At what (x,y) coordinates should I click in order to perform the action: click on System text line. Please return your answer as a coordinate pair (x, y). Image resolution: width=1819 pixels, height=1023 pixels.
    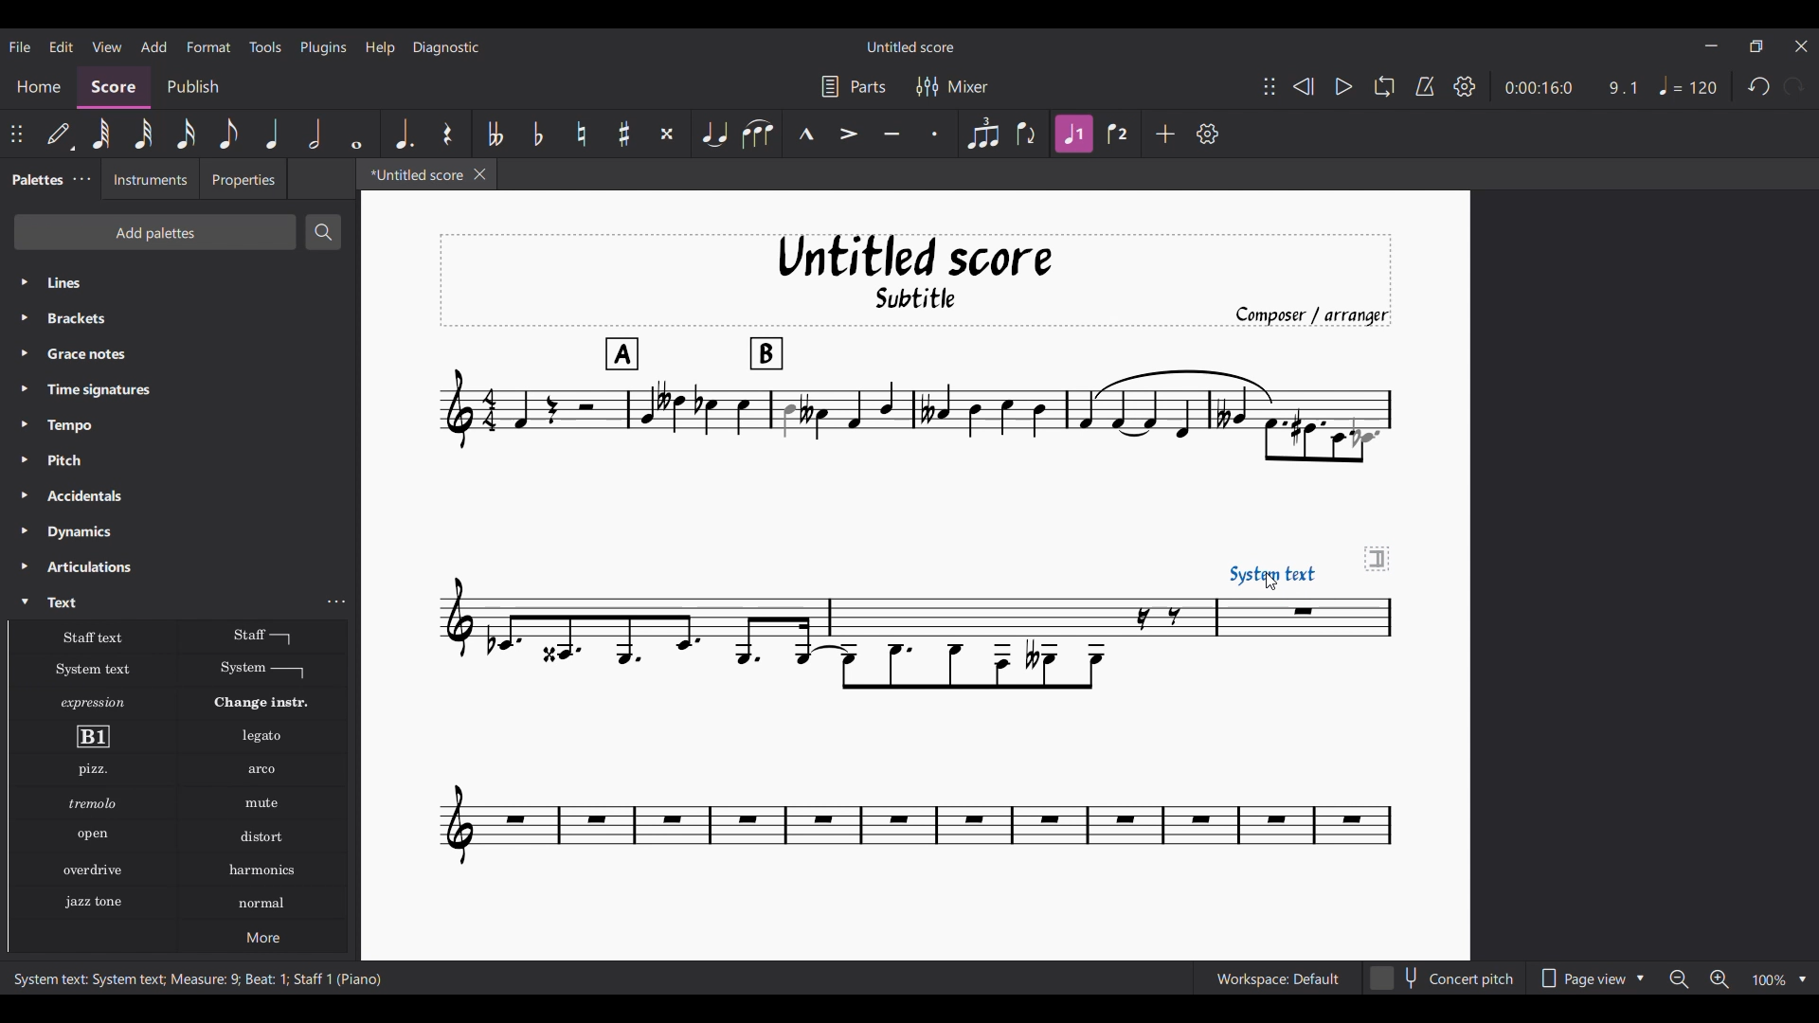
    Looking at the image, I should click on (262, 670).